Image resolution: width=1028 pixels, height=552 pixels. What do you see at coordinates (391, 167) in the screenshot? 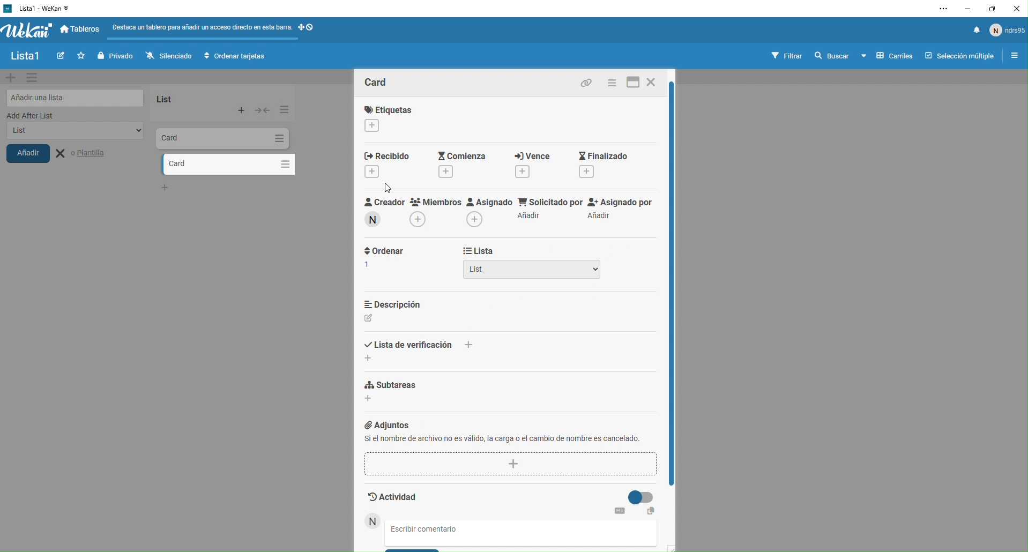
I see `Recibido` at bounding box center [391, 167].